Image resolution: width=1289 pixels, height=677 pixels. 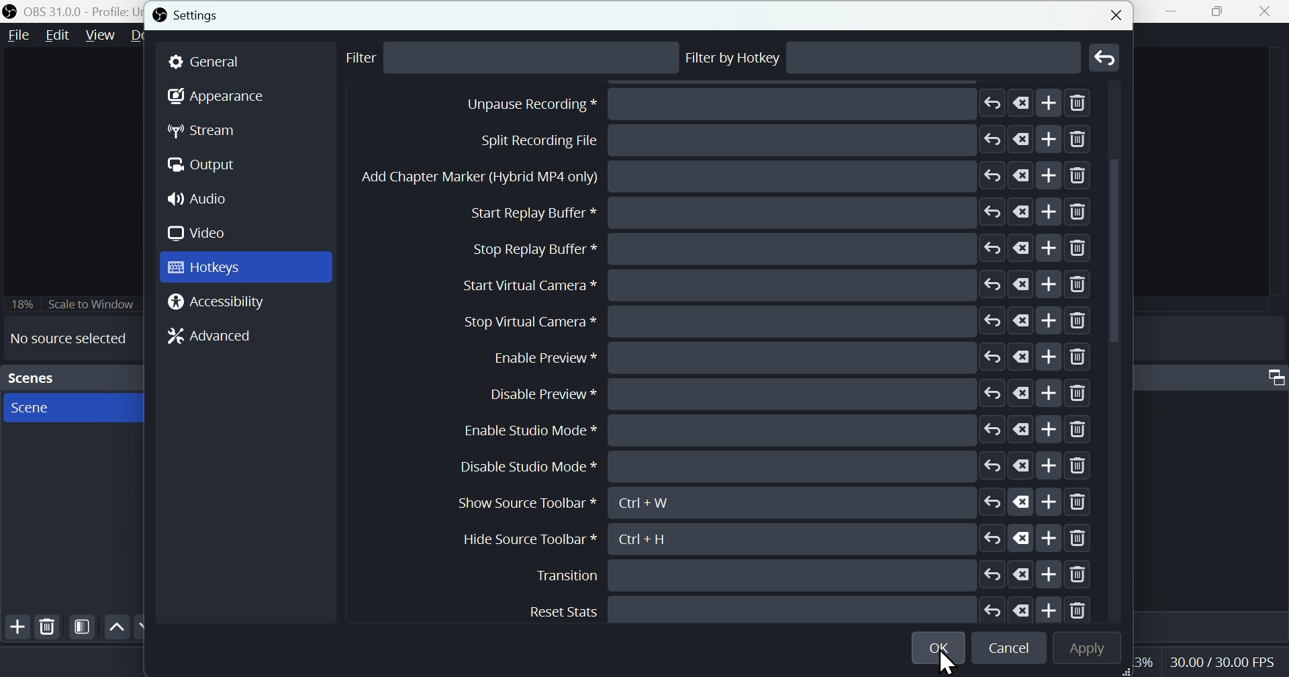 I want to click on Stop Replay Buffer, so click(x=781, y=394).